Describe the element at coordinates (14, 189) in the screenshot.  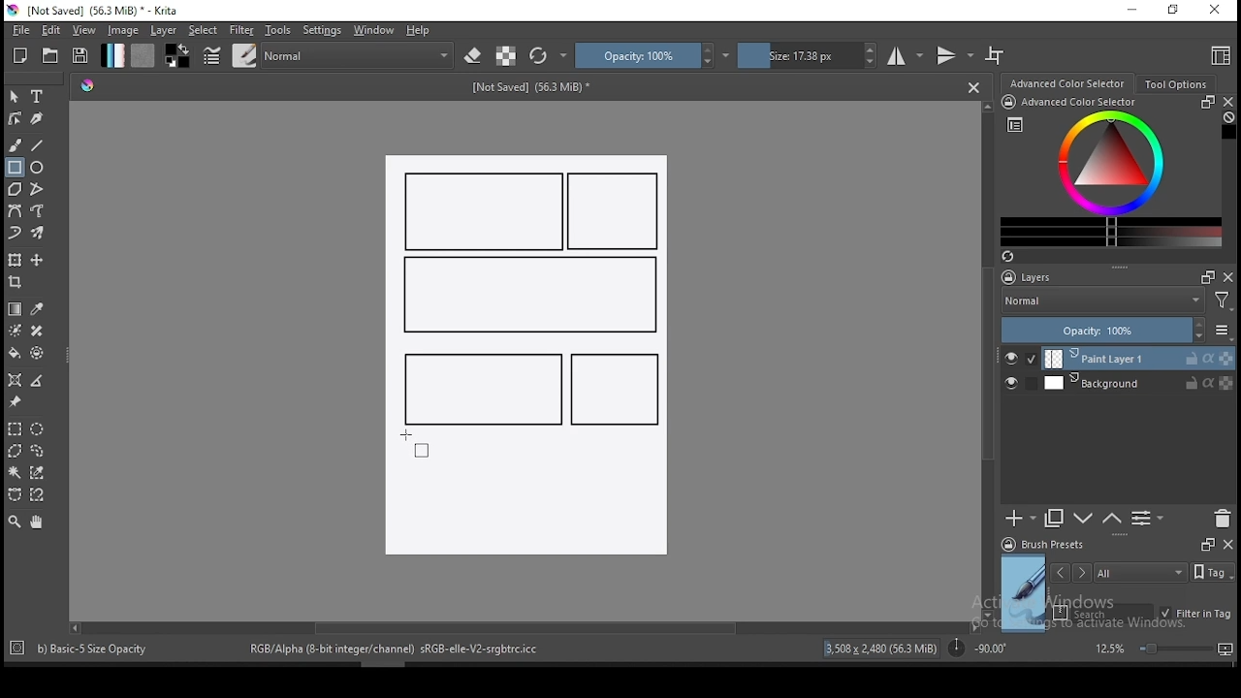
I see `polygon tool` at that location.